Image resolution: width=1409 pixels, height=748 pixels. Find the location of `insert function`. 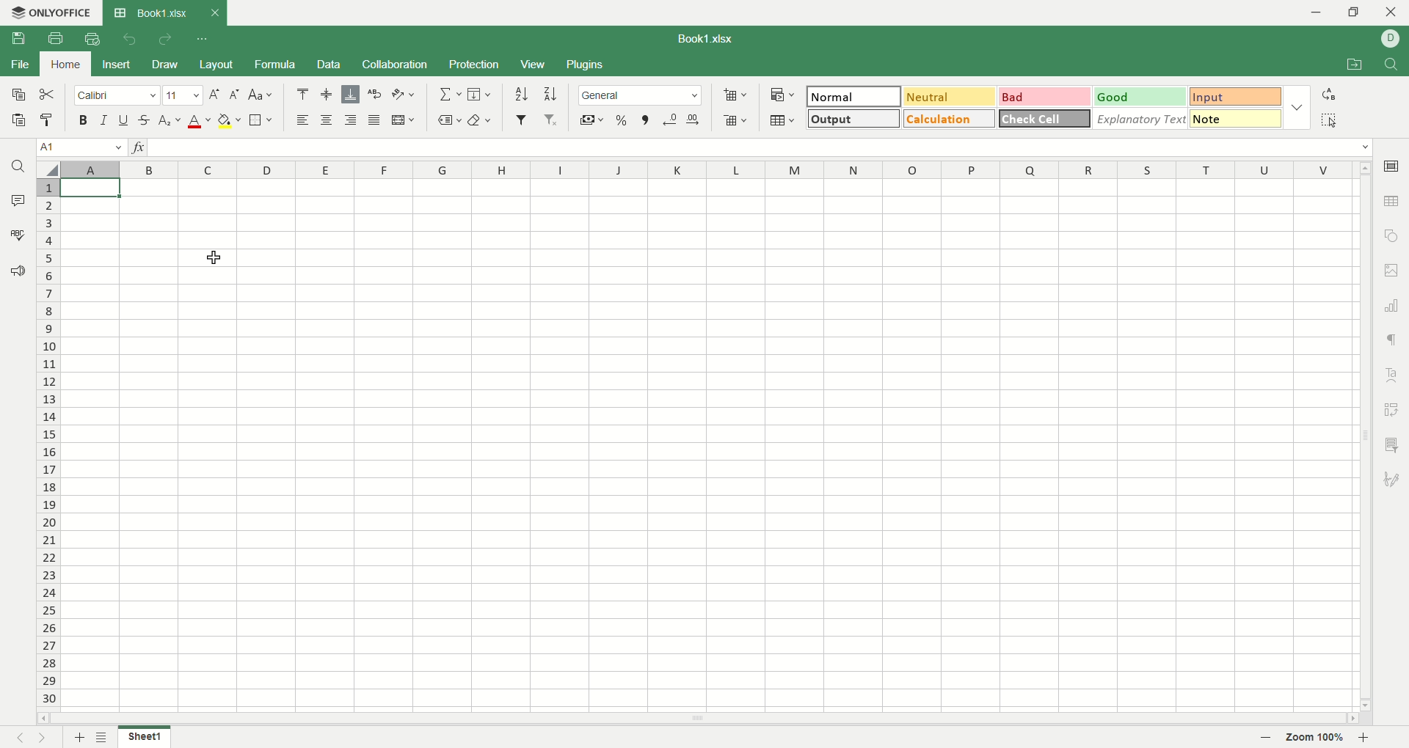

insert function is located at coordinates (142, 149).